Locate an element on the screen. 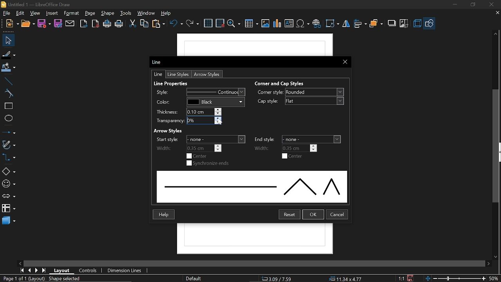 The width and height of the screenshot is (501, 282). Line style preview is located at coordinates (249, 186).